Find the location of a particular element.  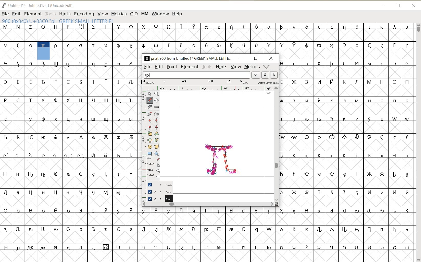

TOOLS is located at coordinates (51, 14).